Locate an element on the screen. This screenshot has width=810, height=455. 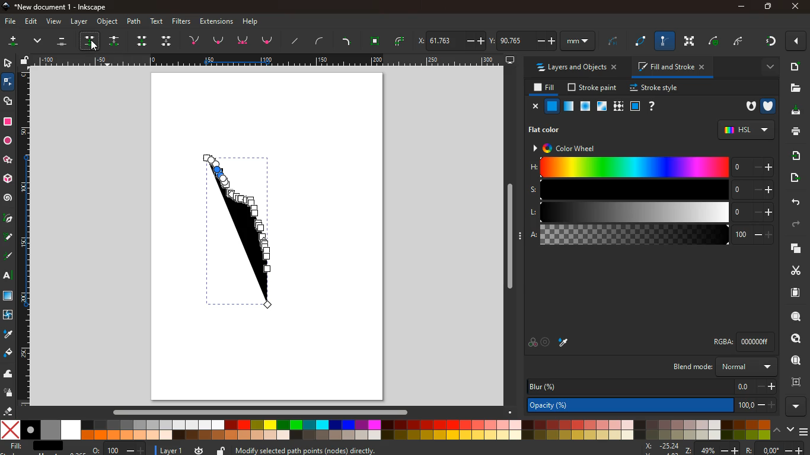
unlock is located at coordinates (222, 450).